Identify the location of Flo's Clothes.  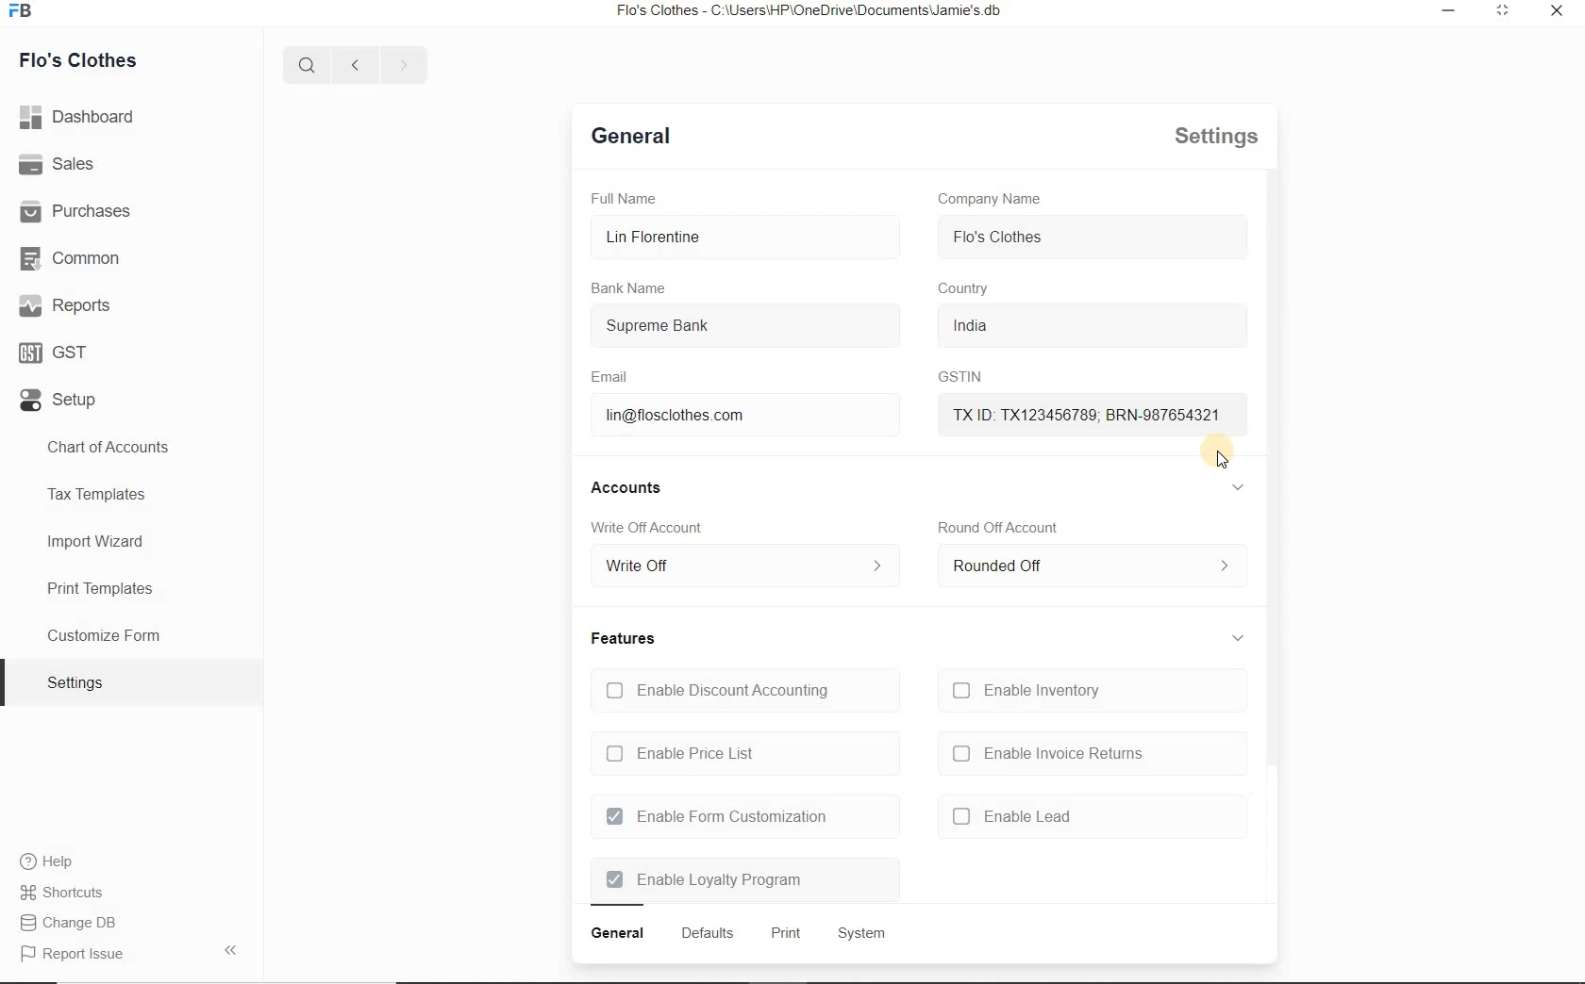
(81, 59).